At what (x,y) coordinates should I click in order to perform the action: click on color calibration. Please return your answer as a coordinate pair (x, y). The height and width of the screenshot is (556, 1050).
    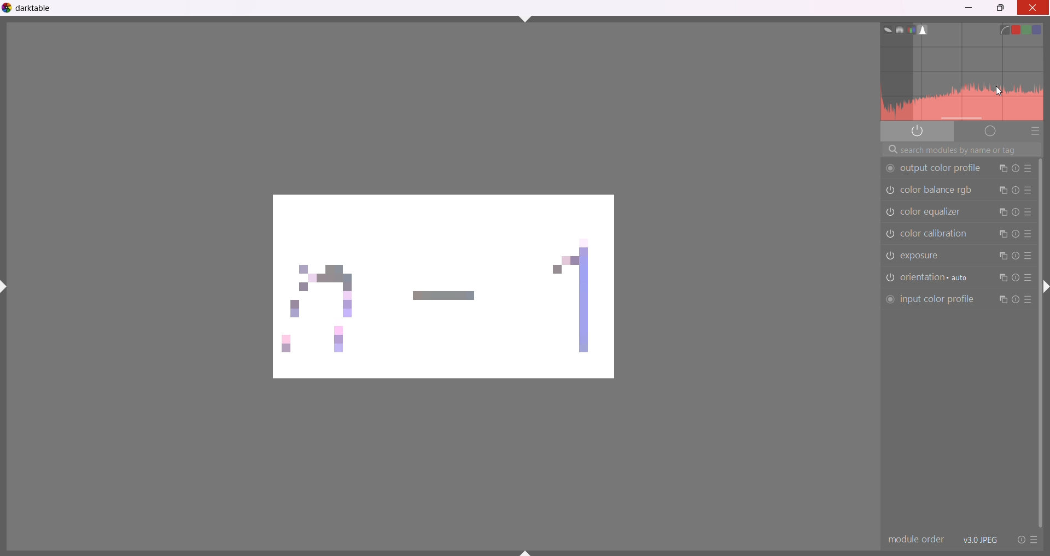
    Looking at the image, I should click on (940, 233).